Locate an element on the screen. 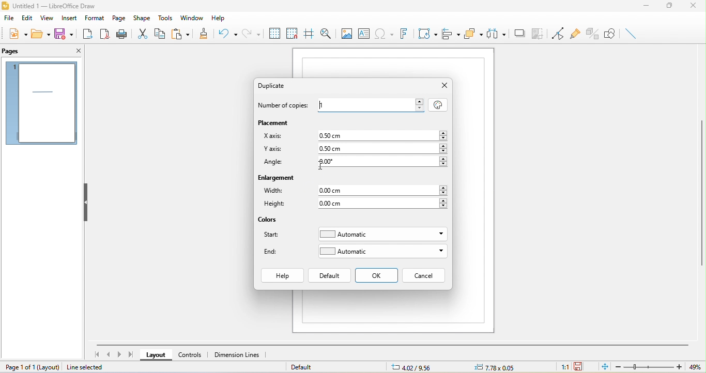 This screenshot has height=373, width=706. start is located at coordinates (275, 237).